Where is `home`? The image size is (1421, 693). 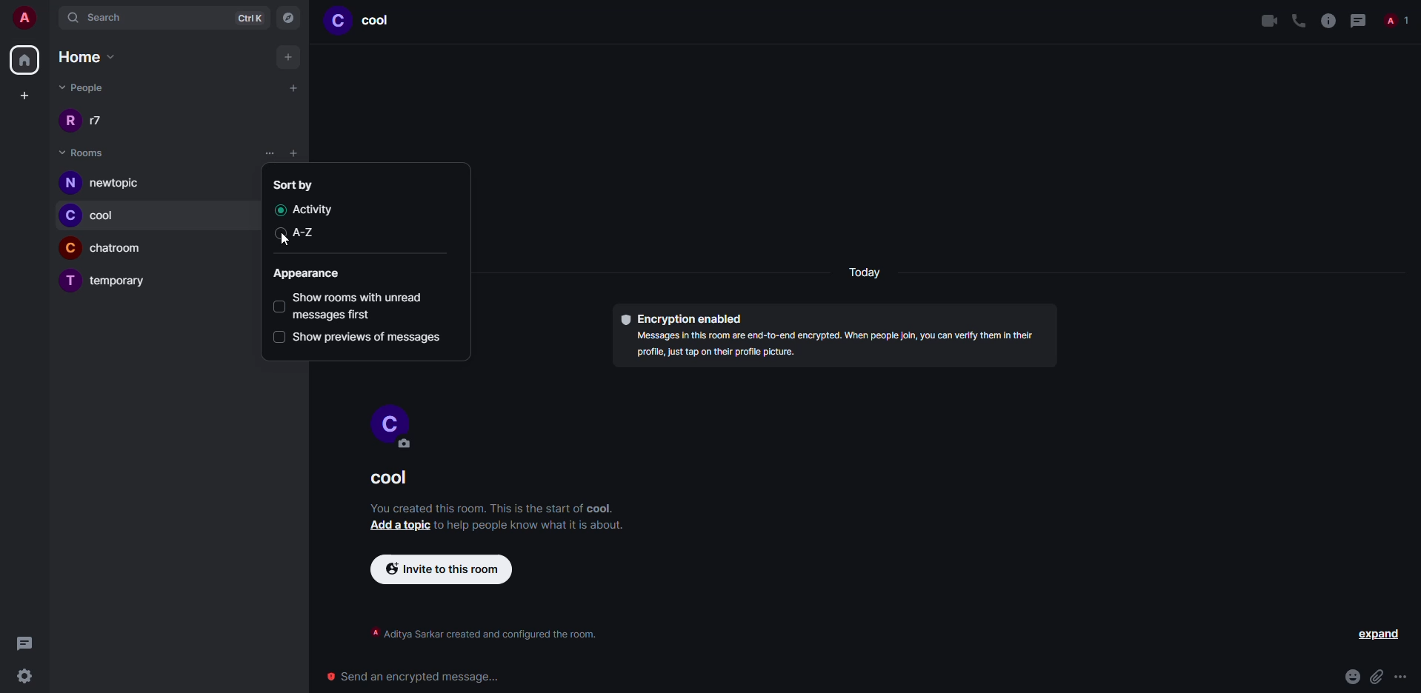
home is located at coordinates (23, 59).